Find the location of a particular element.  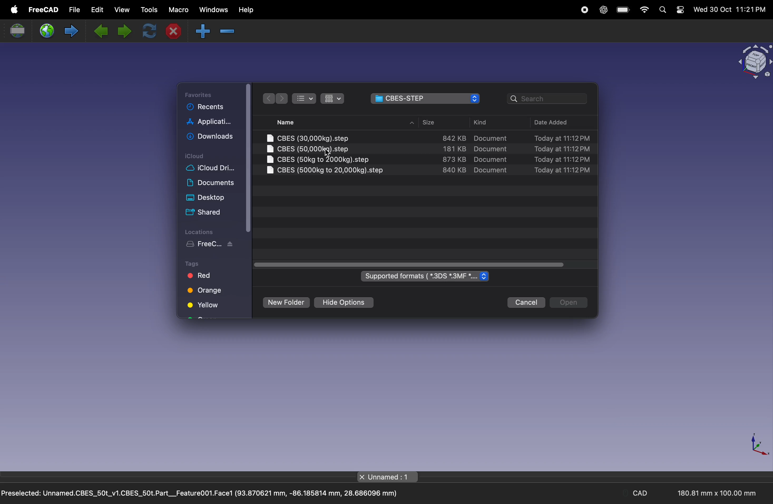

up is located at coordinates (411, 123).